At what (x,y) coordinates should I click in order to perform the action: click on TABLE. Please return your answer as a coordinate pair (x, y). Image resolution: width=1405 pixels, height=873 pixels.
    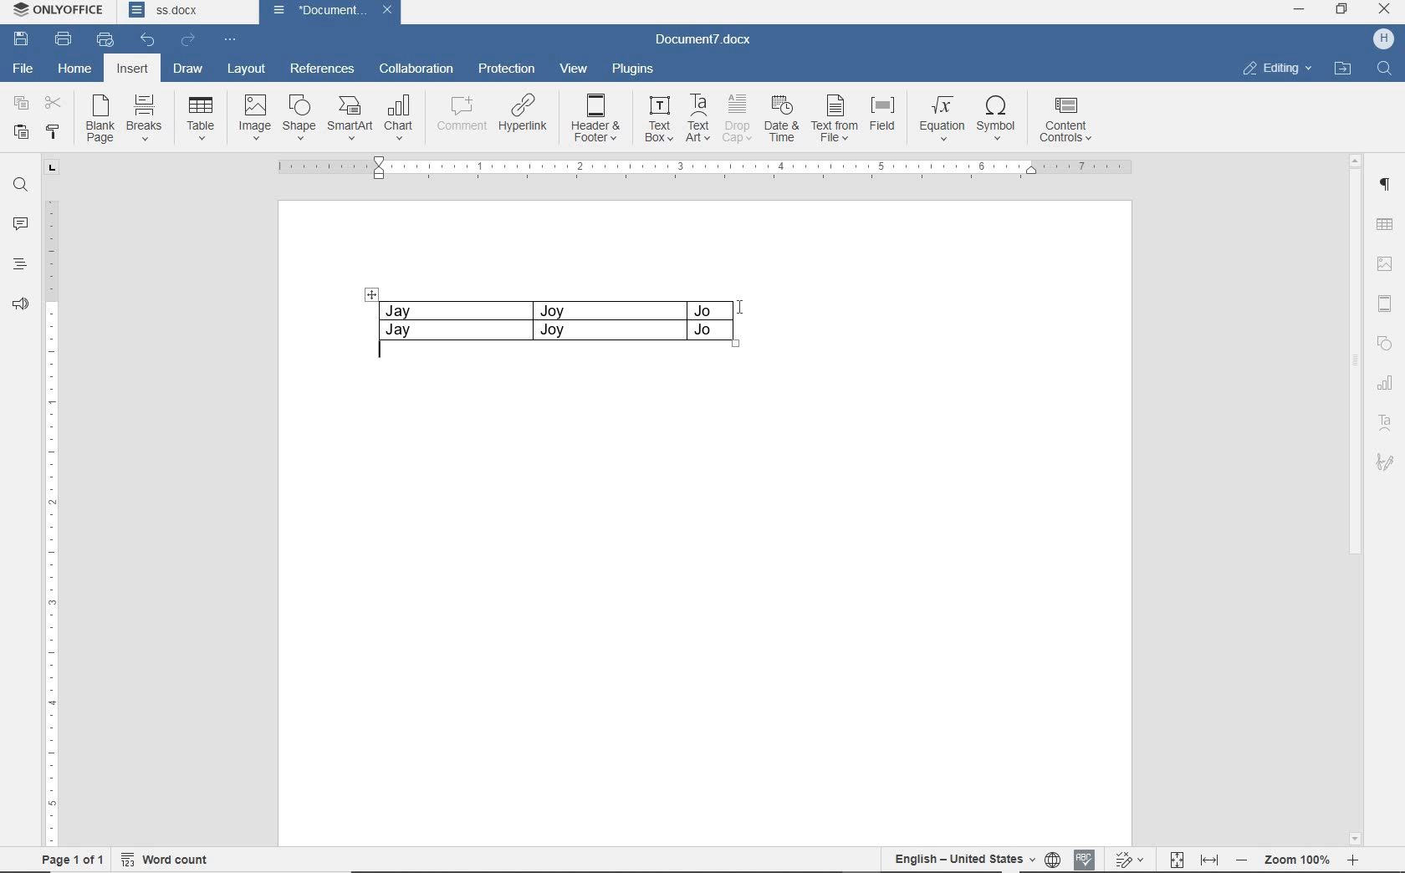
    Looking at the image, I should click on (202, 119).